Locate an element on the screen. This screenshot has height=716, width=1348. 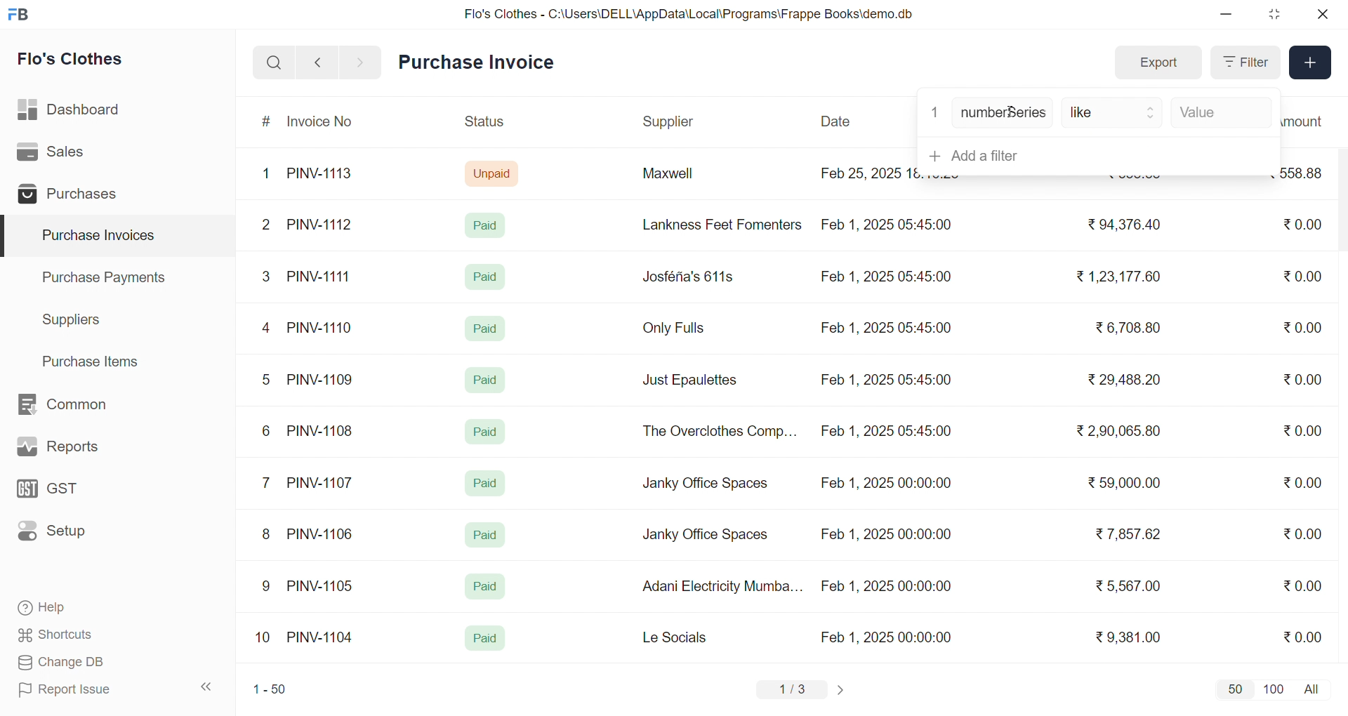
PINV-1111 is located at coordinates (320, 276).